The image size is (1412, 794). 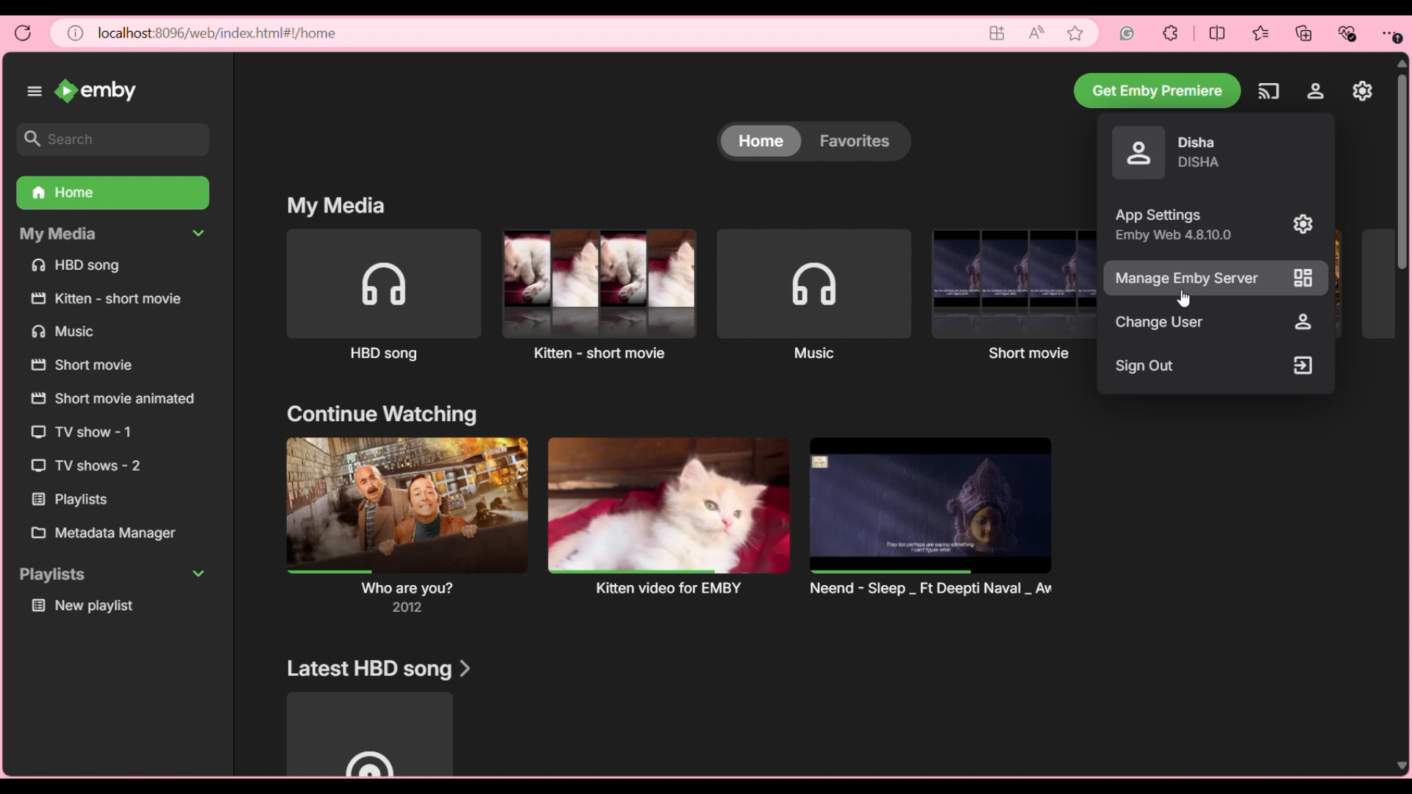 I want to click on Collapse, so click(x=199, y=573).